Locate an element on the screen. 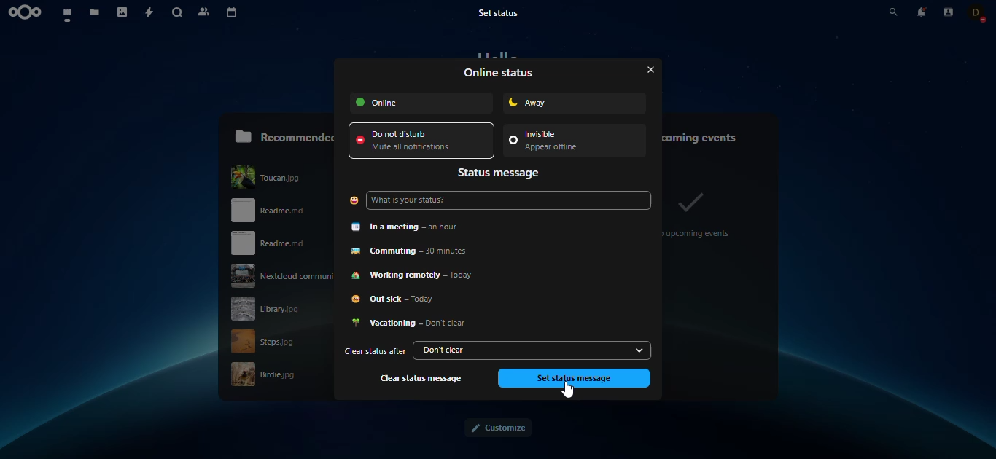 The width and height of the screenshot is (996, 459). read me is located at coordinates (283, 211).